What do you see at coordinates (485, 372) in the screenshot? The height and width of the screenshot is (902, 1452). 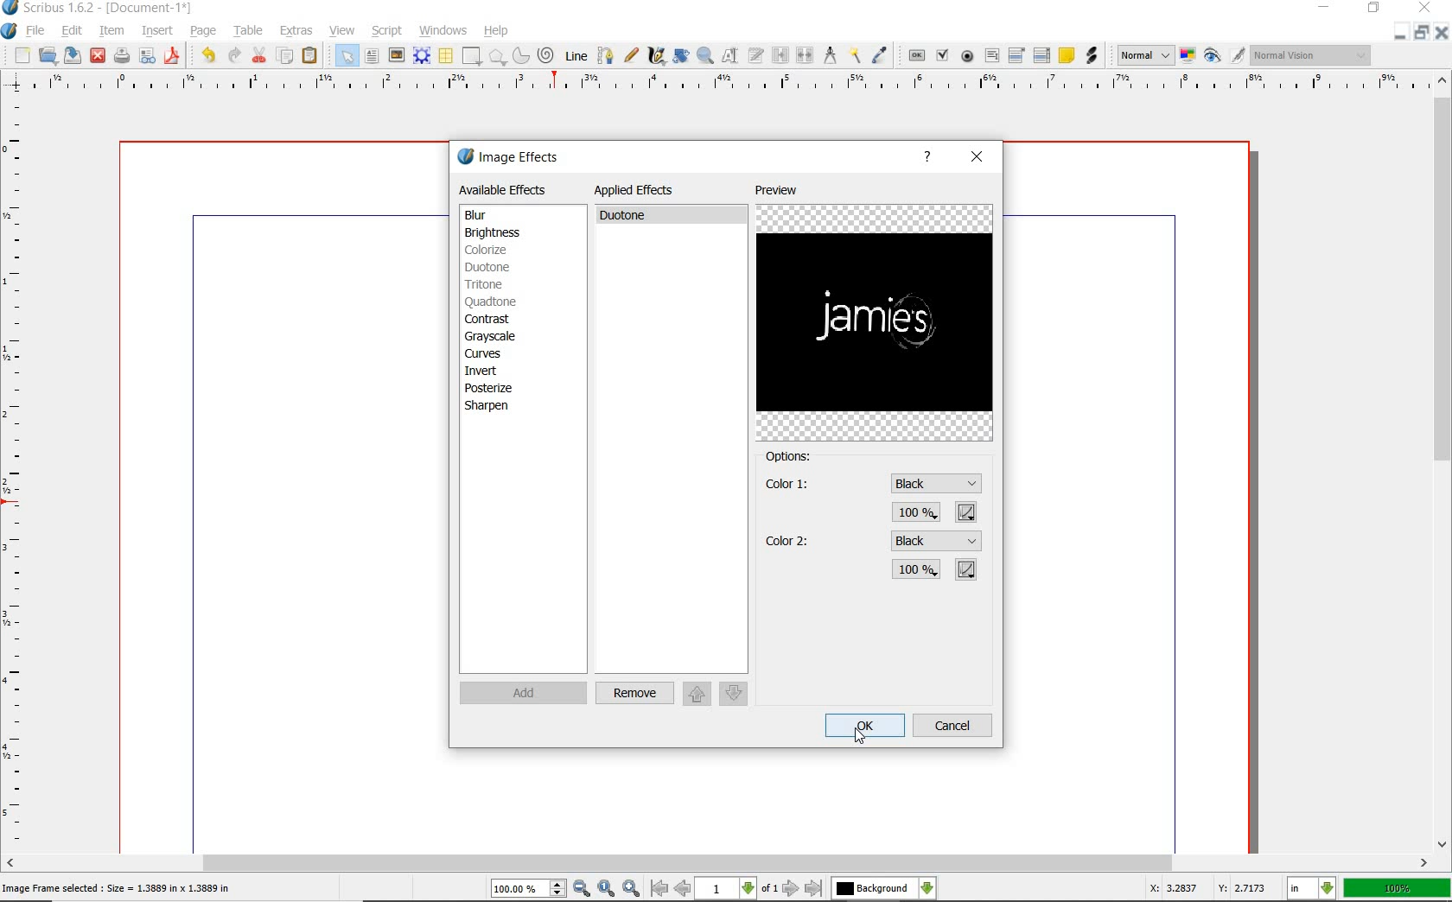 I see `invert` at bounding box center [485, 372].